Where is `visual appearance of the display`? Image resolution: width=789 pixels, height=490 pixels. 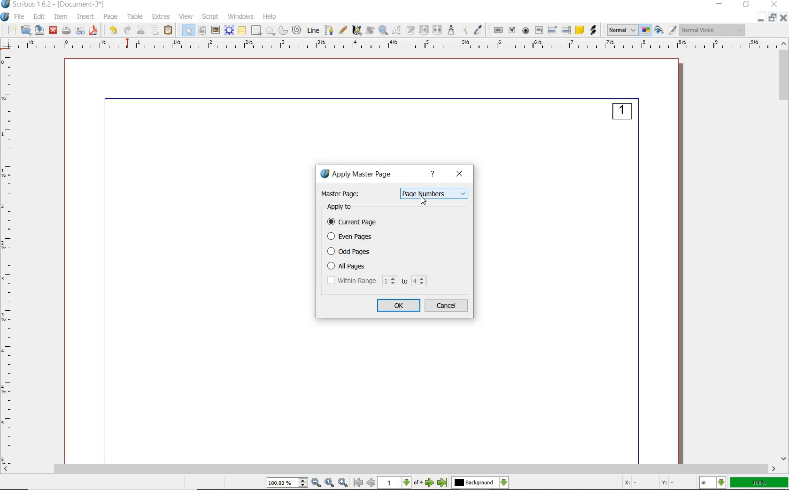
visual appearance of the display is located at coordinates (713, 29).